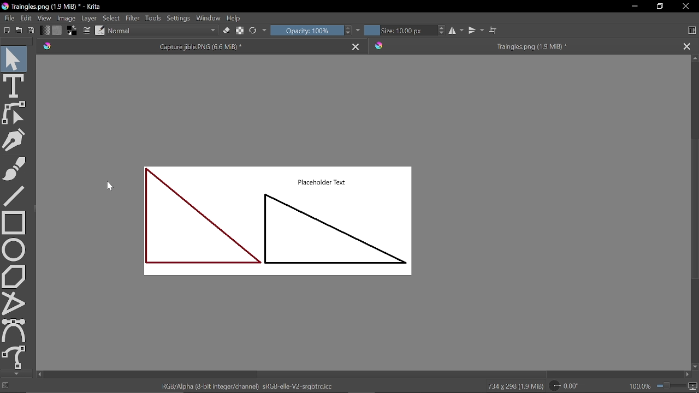  Describe the element at coordinates (695, 212) in the screenshot. I see `Vertical scrollbar` at that location.